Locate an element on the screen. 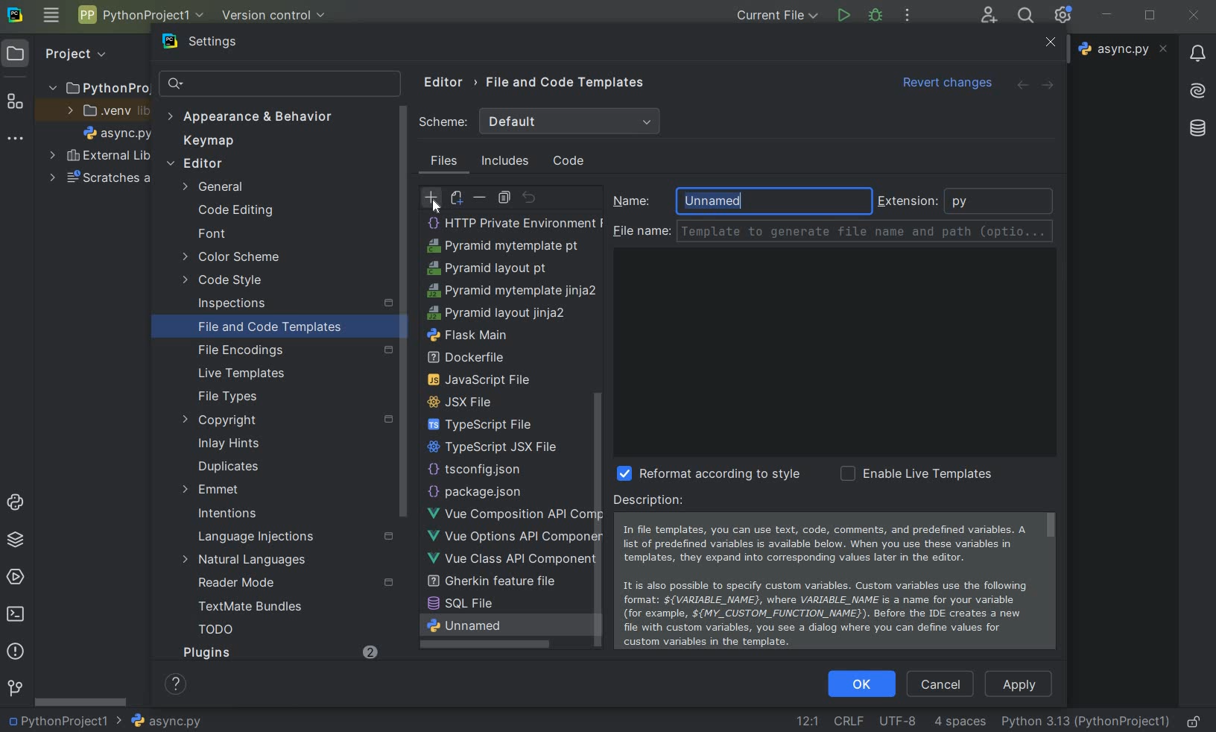 Image resolution: width=1216 pixels, height=732 pixels. File Encoding is located at coordinates (899, 721).